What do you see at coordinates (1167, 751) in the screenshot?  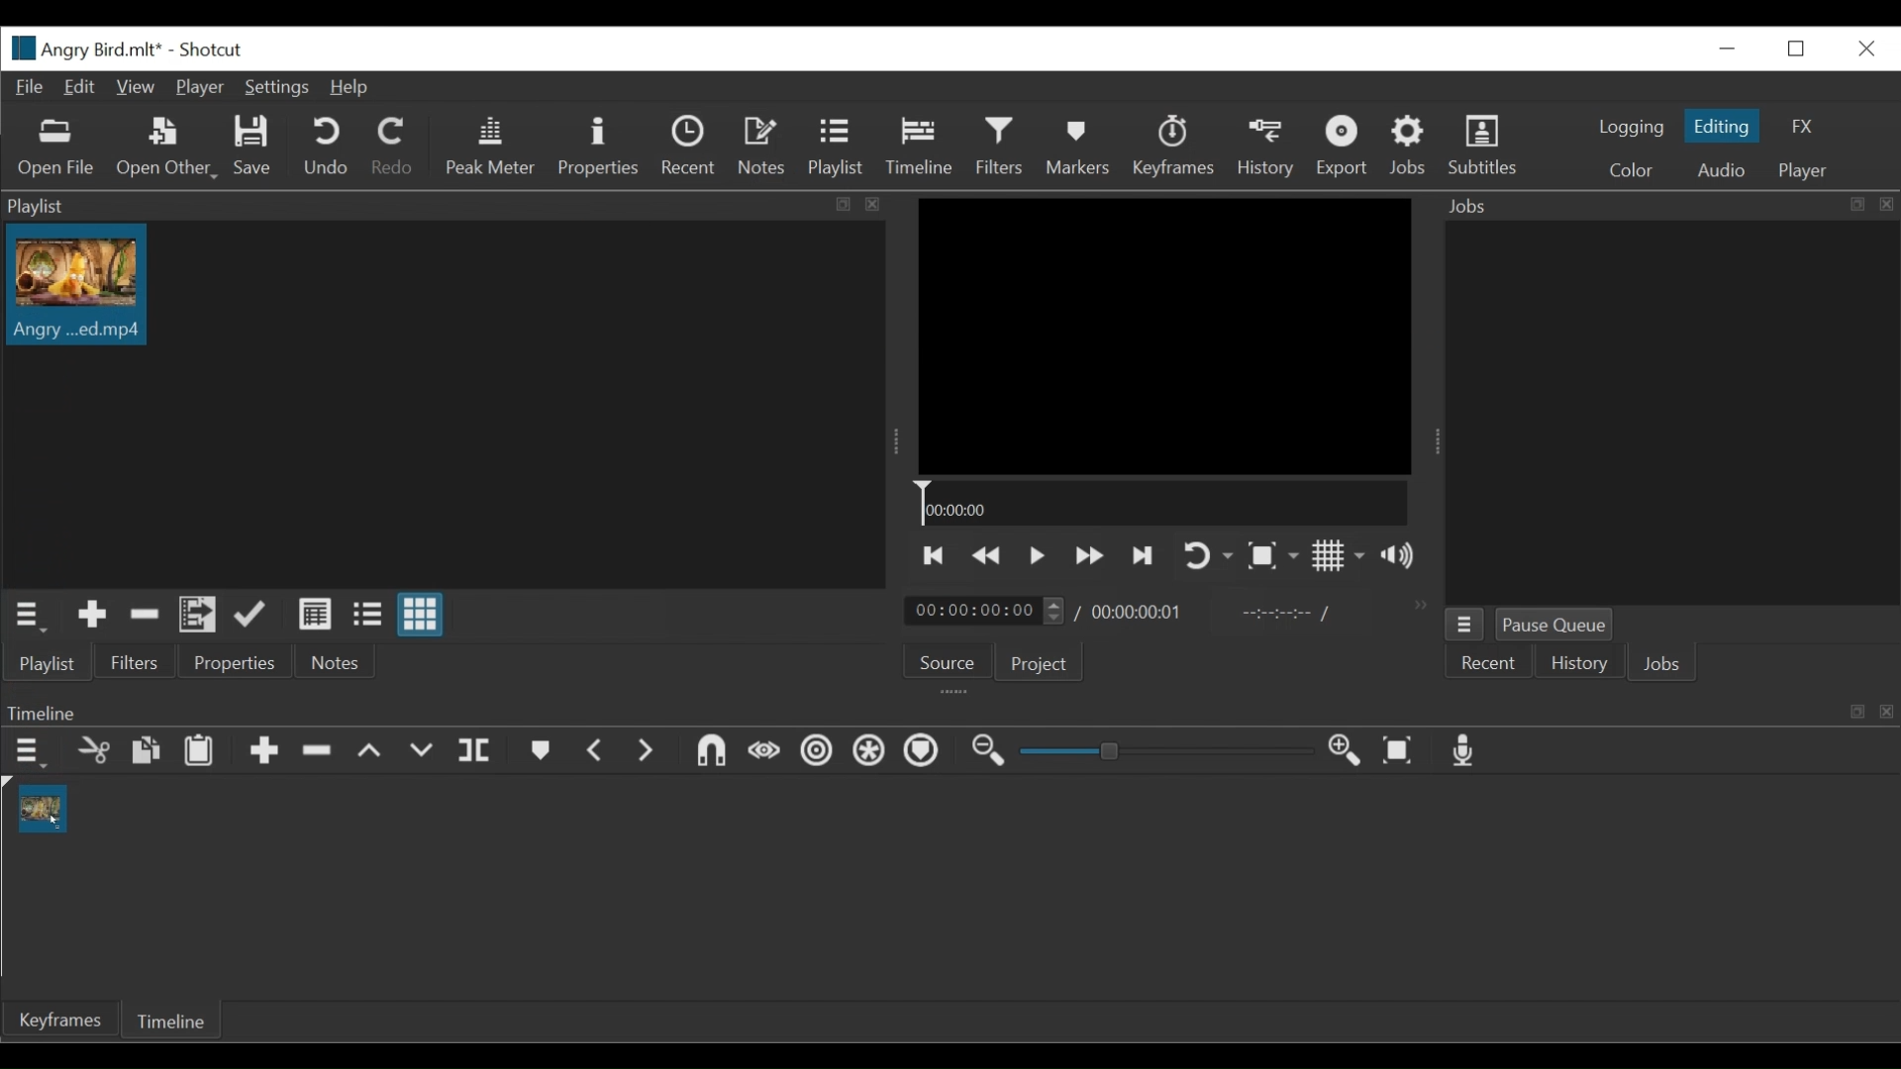 I see `Slider` at bounding box center [1167, 751].